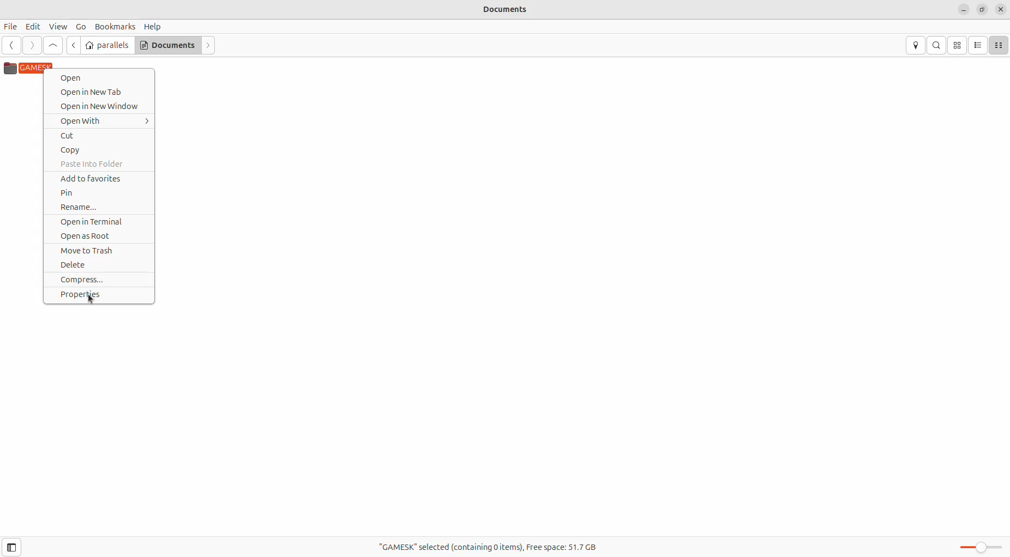 The width and height of the screenshot is (1010, 557). What do you see at coordinates (98, 193) in the screenshot?
I see `pin ` at bounding box center [98, 193].